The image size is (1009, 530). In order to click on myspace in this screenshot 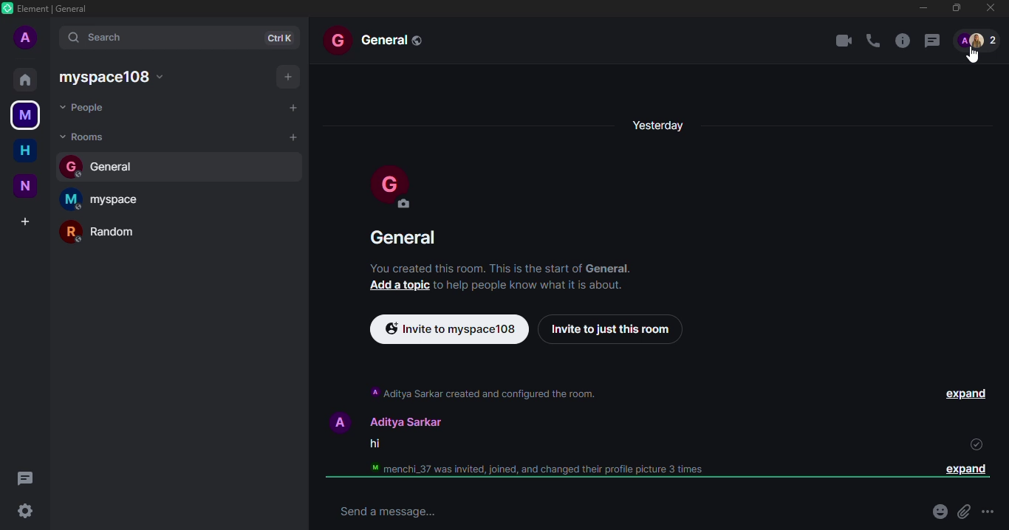, I will do `click(106, 198)`.